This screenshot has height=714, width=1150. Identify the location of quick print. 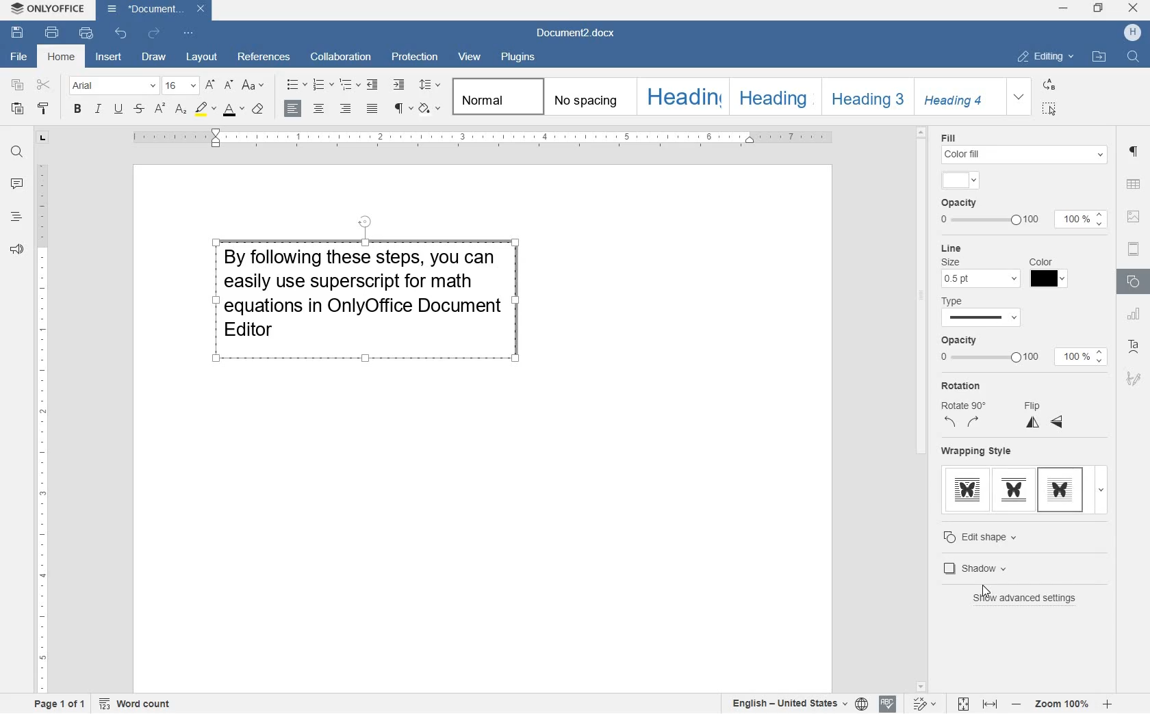
(86, 33).